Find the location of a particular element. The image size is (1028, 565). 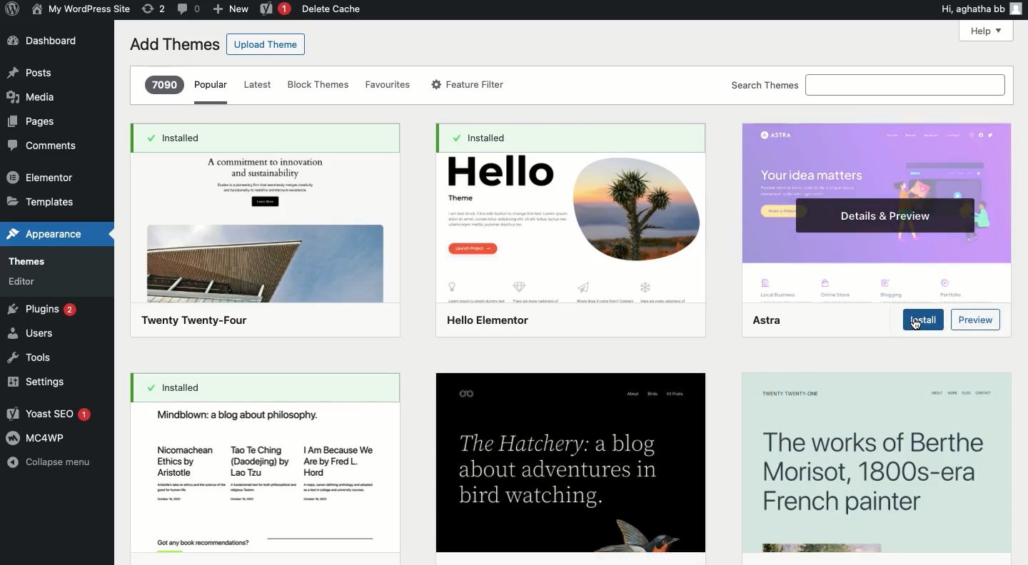

Help is located at coordinates (989, 31).